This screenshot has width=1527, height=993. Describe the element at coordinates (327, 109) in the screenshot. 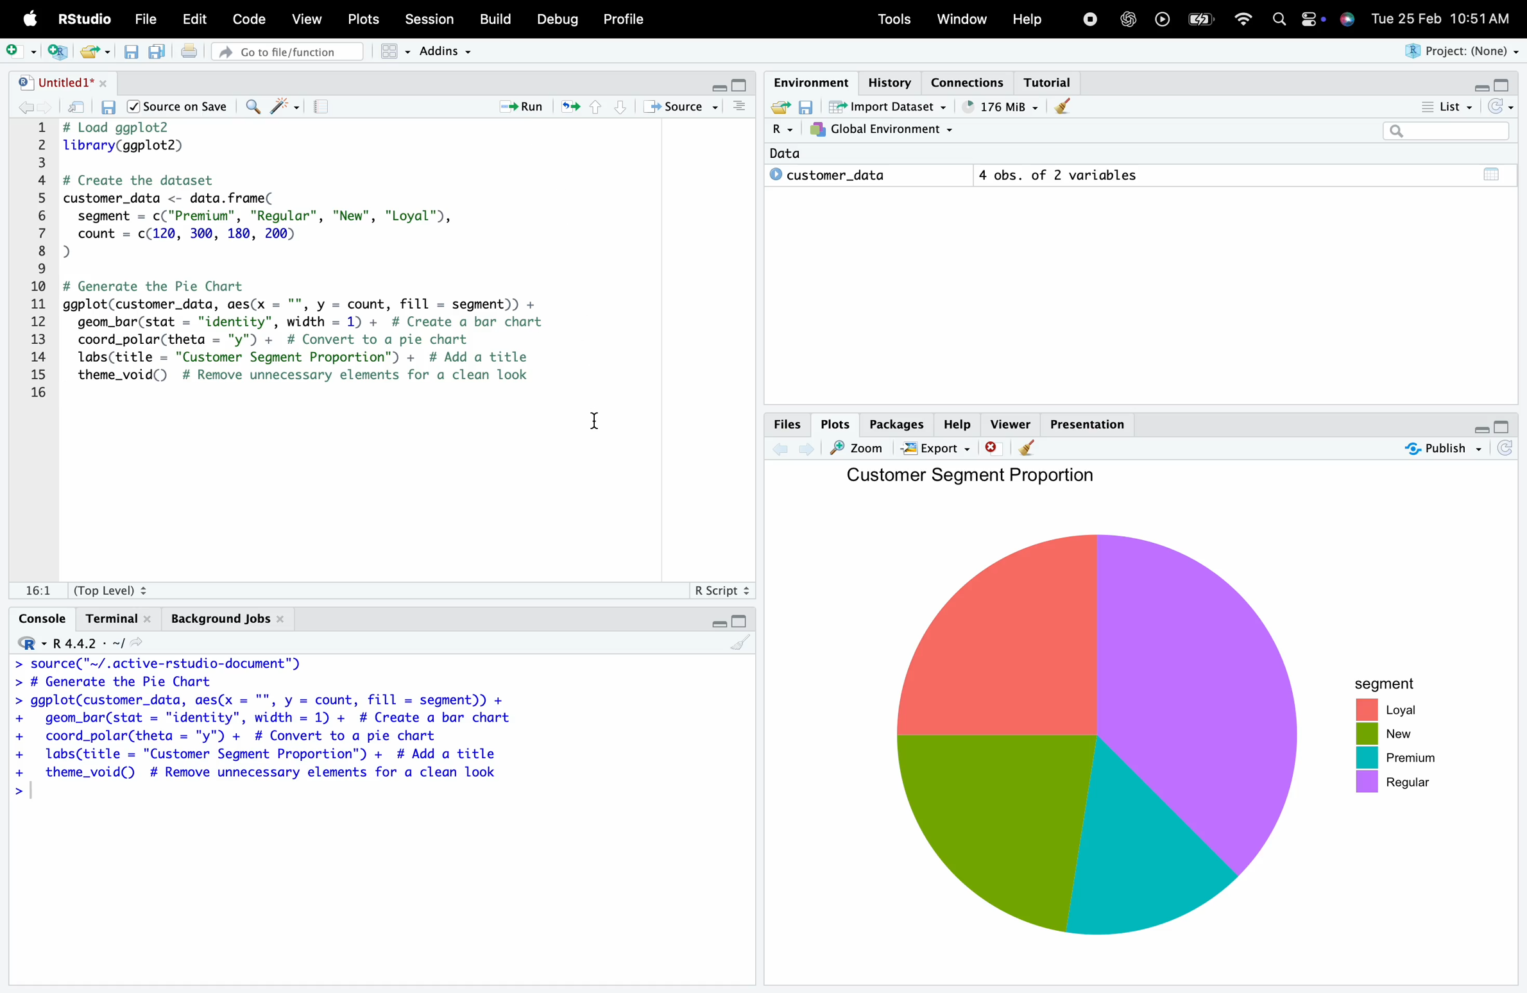

I see `notebook` at that location.